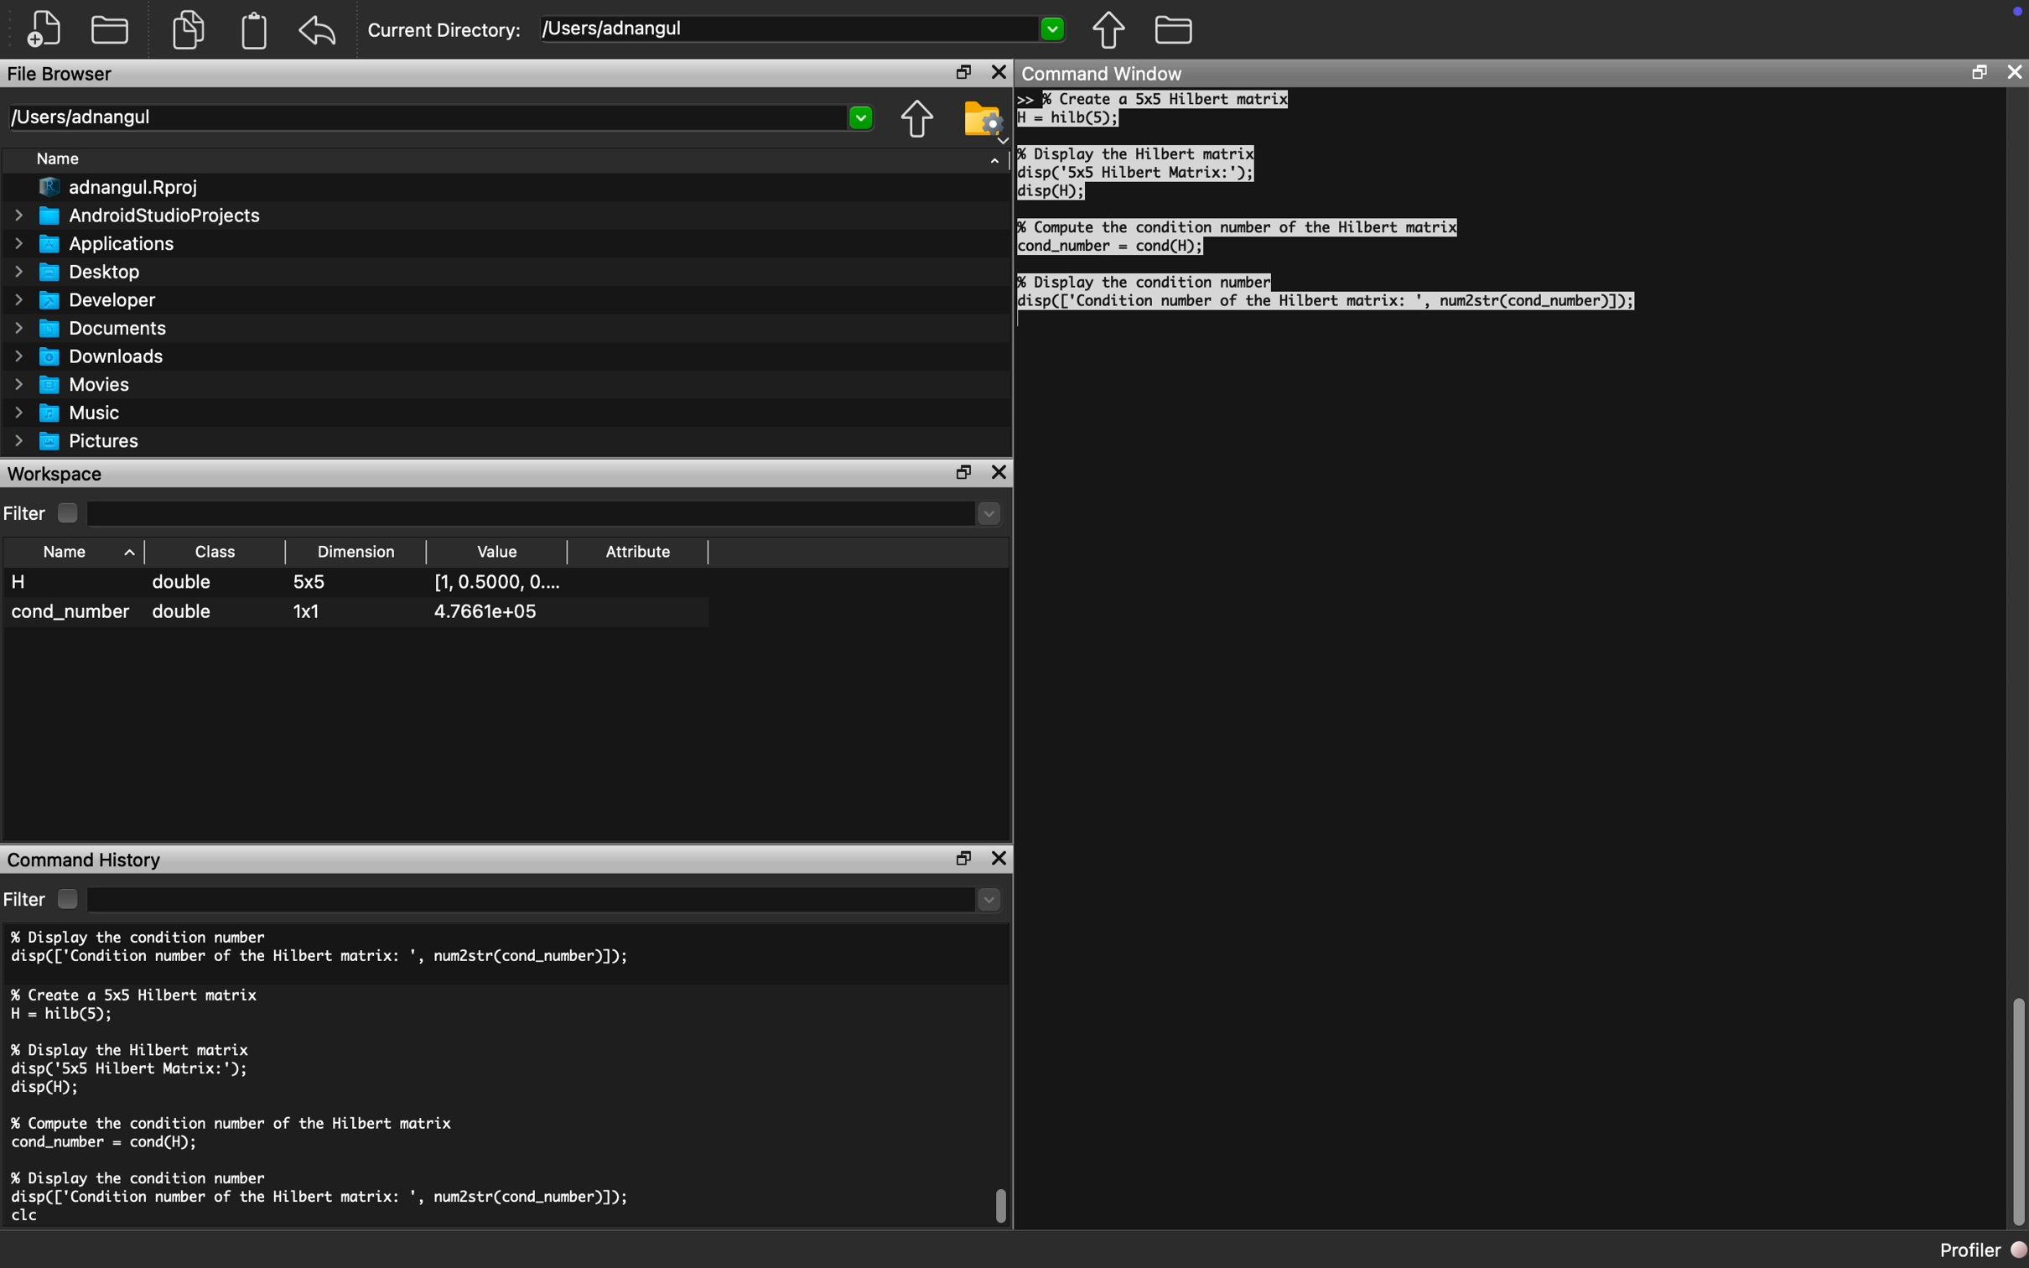 This screenshot has height=1268, width=2029. What do you see at coordinates (802, 32) in the screenshot?
I see `[Users/adnangul ` at bounding box center [802, 32].